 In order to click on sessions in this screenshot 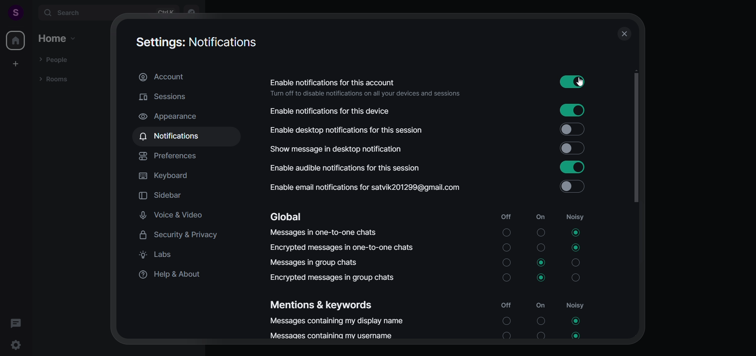, I will do `click(170, 97)`.